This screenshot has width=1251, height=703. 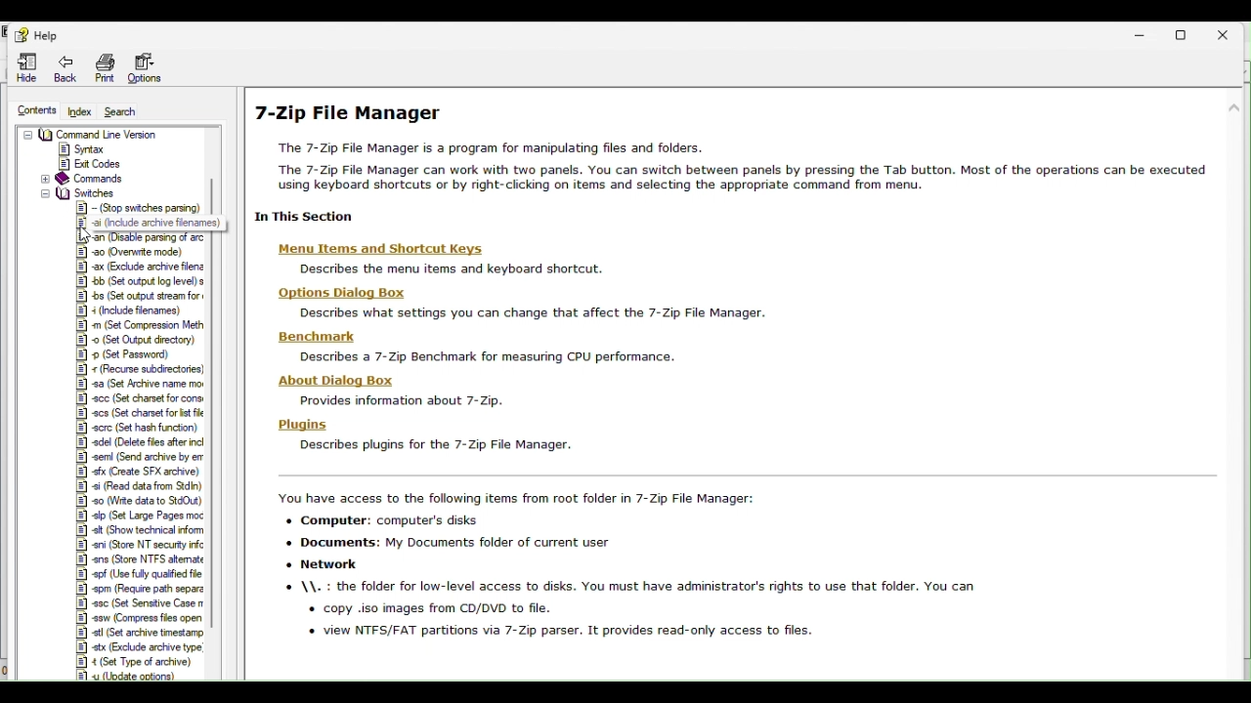 What do you see at coordinates (141, 602) in the screenshot?
I see `SSC (set Senstive case` at bounding box center [141, 602].